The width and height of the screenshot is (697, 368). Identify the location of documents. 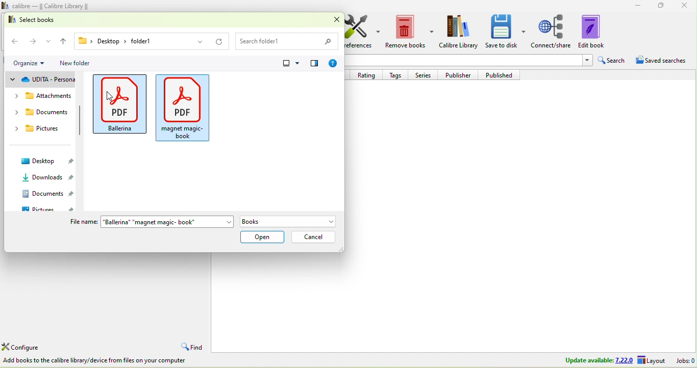
(46, 194).